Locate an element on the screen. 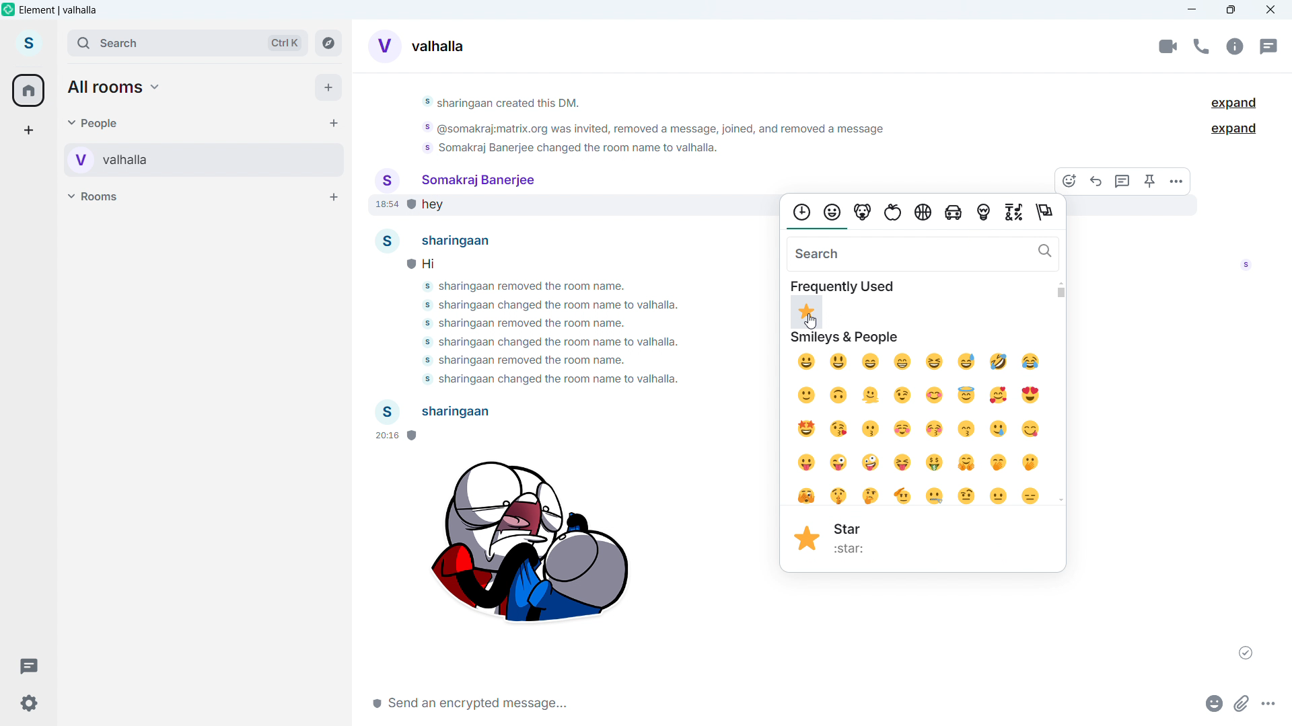 The height and width of the screenshot is (726, 1292). smiling face with smiling eyes is located at coordinates (939, 396).